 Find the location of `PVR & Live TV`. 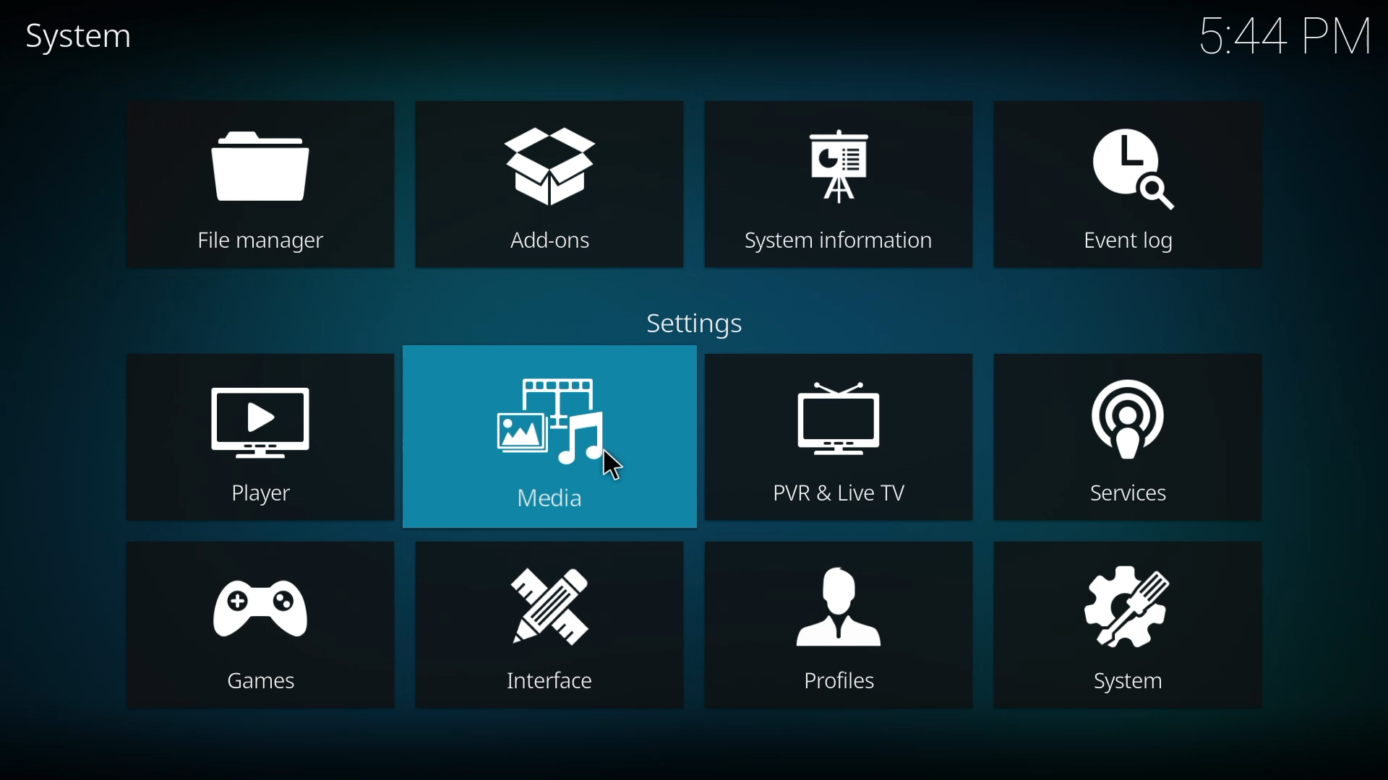

PVR & Live TV is located at coordinates (831, 496).